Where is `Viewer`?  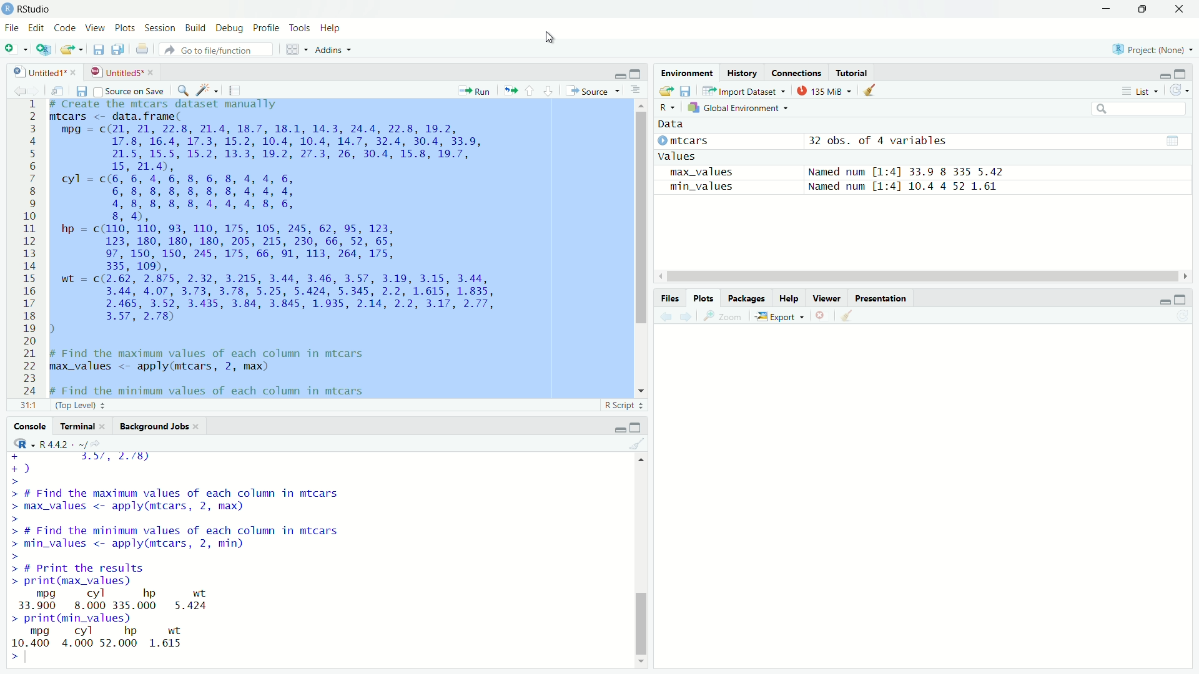
Viewer is located at coordinates (824, 296).